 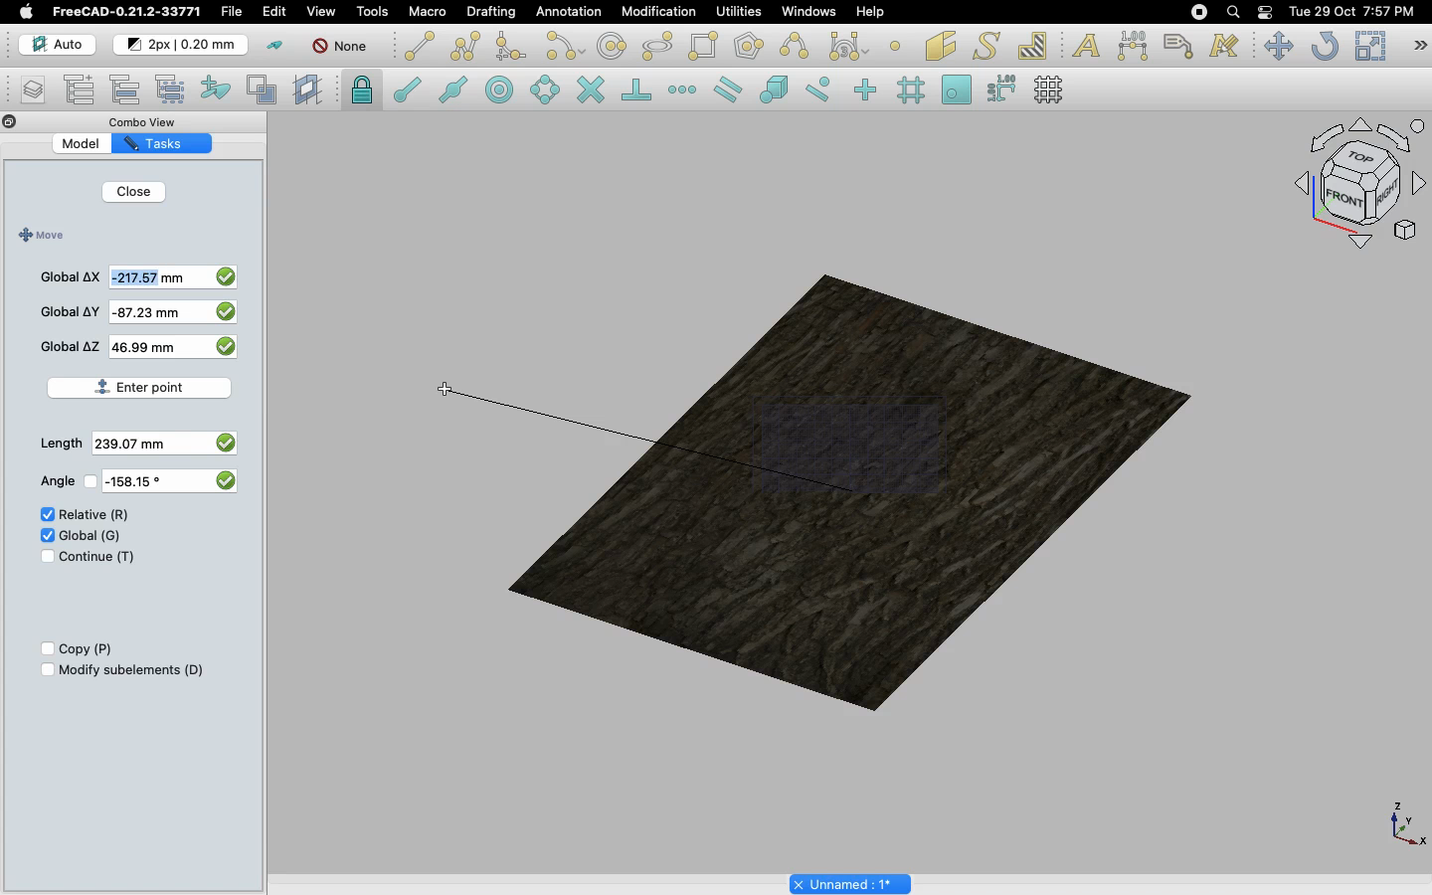 I want to click on Polygon, so click(x=751, y=49).